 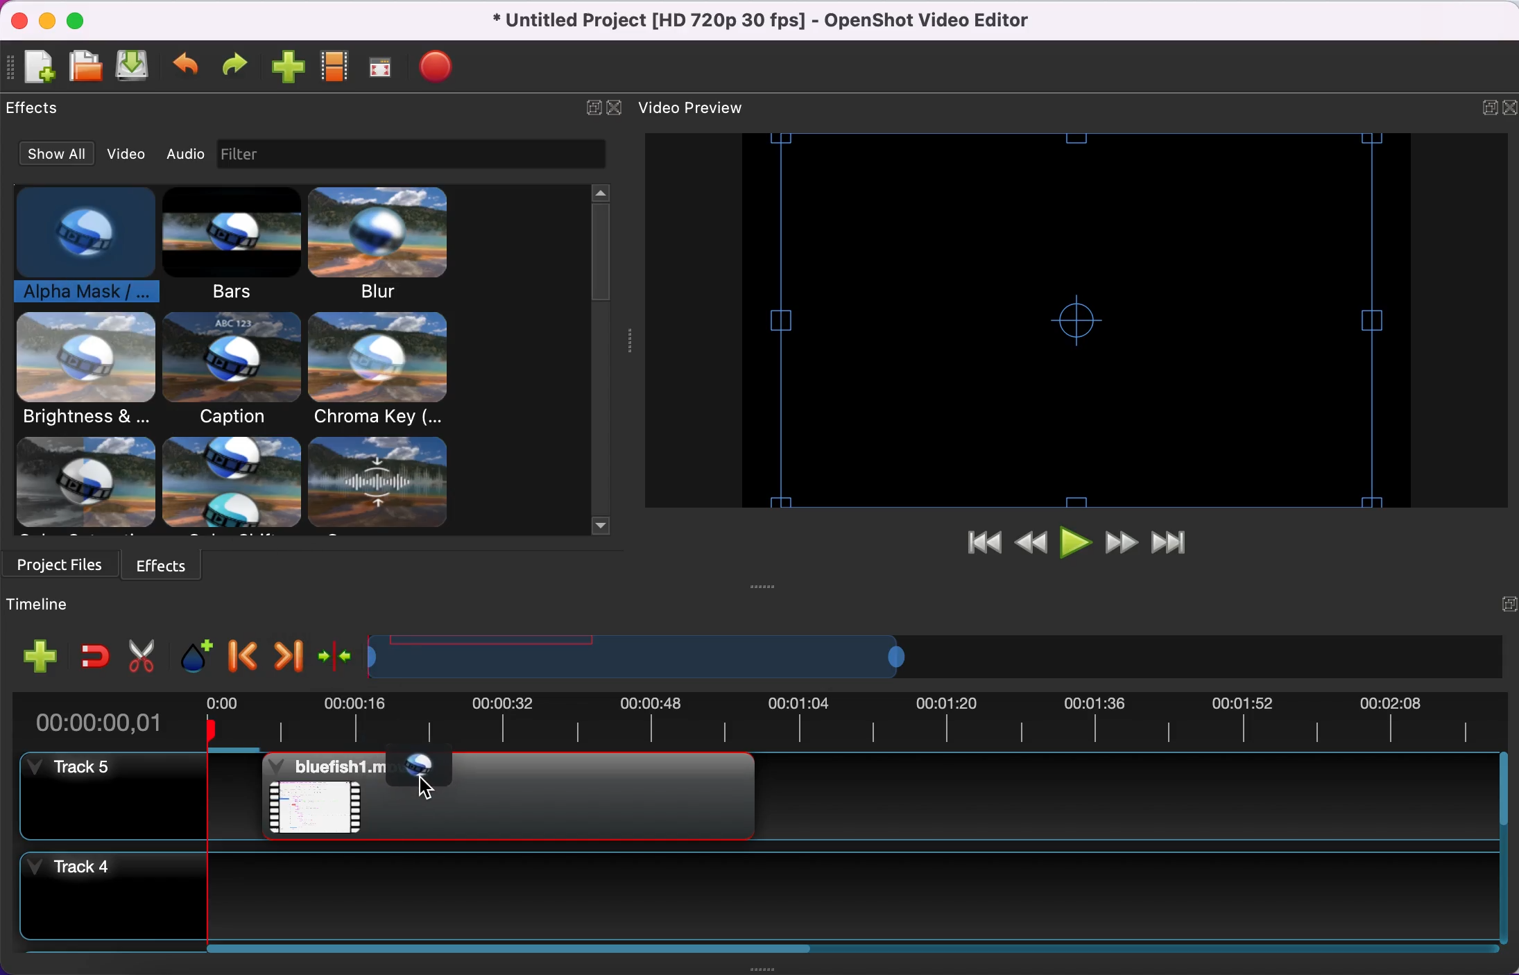 What do you see at coordinates (419, 770) in the screenshot?
I see `alpha mask` at bounding box center [419, 770].